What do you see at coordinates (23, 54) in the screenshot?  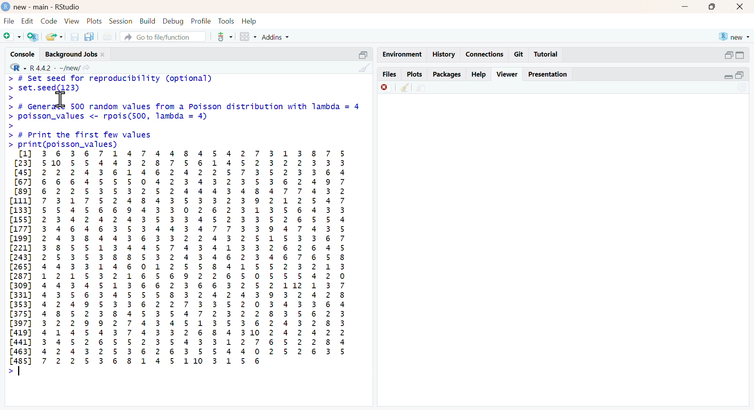 I see `console` at bounding box center [23, 54].